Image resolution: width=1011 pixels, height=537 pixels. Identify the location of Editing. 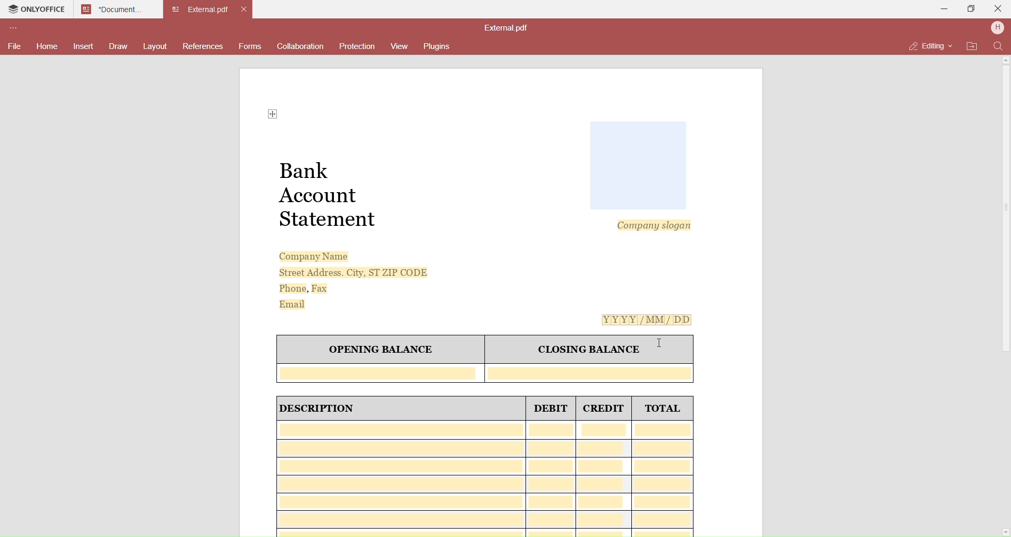
(926, 45).